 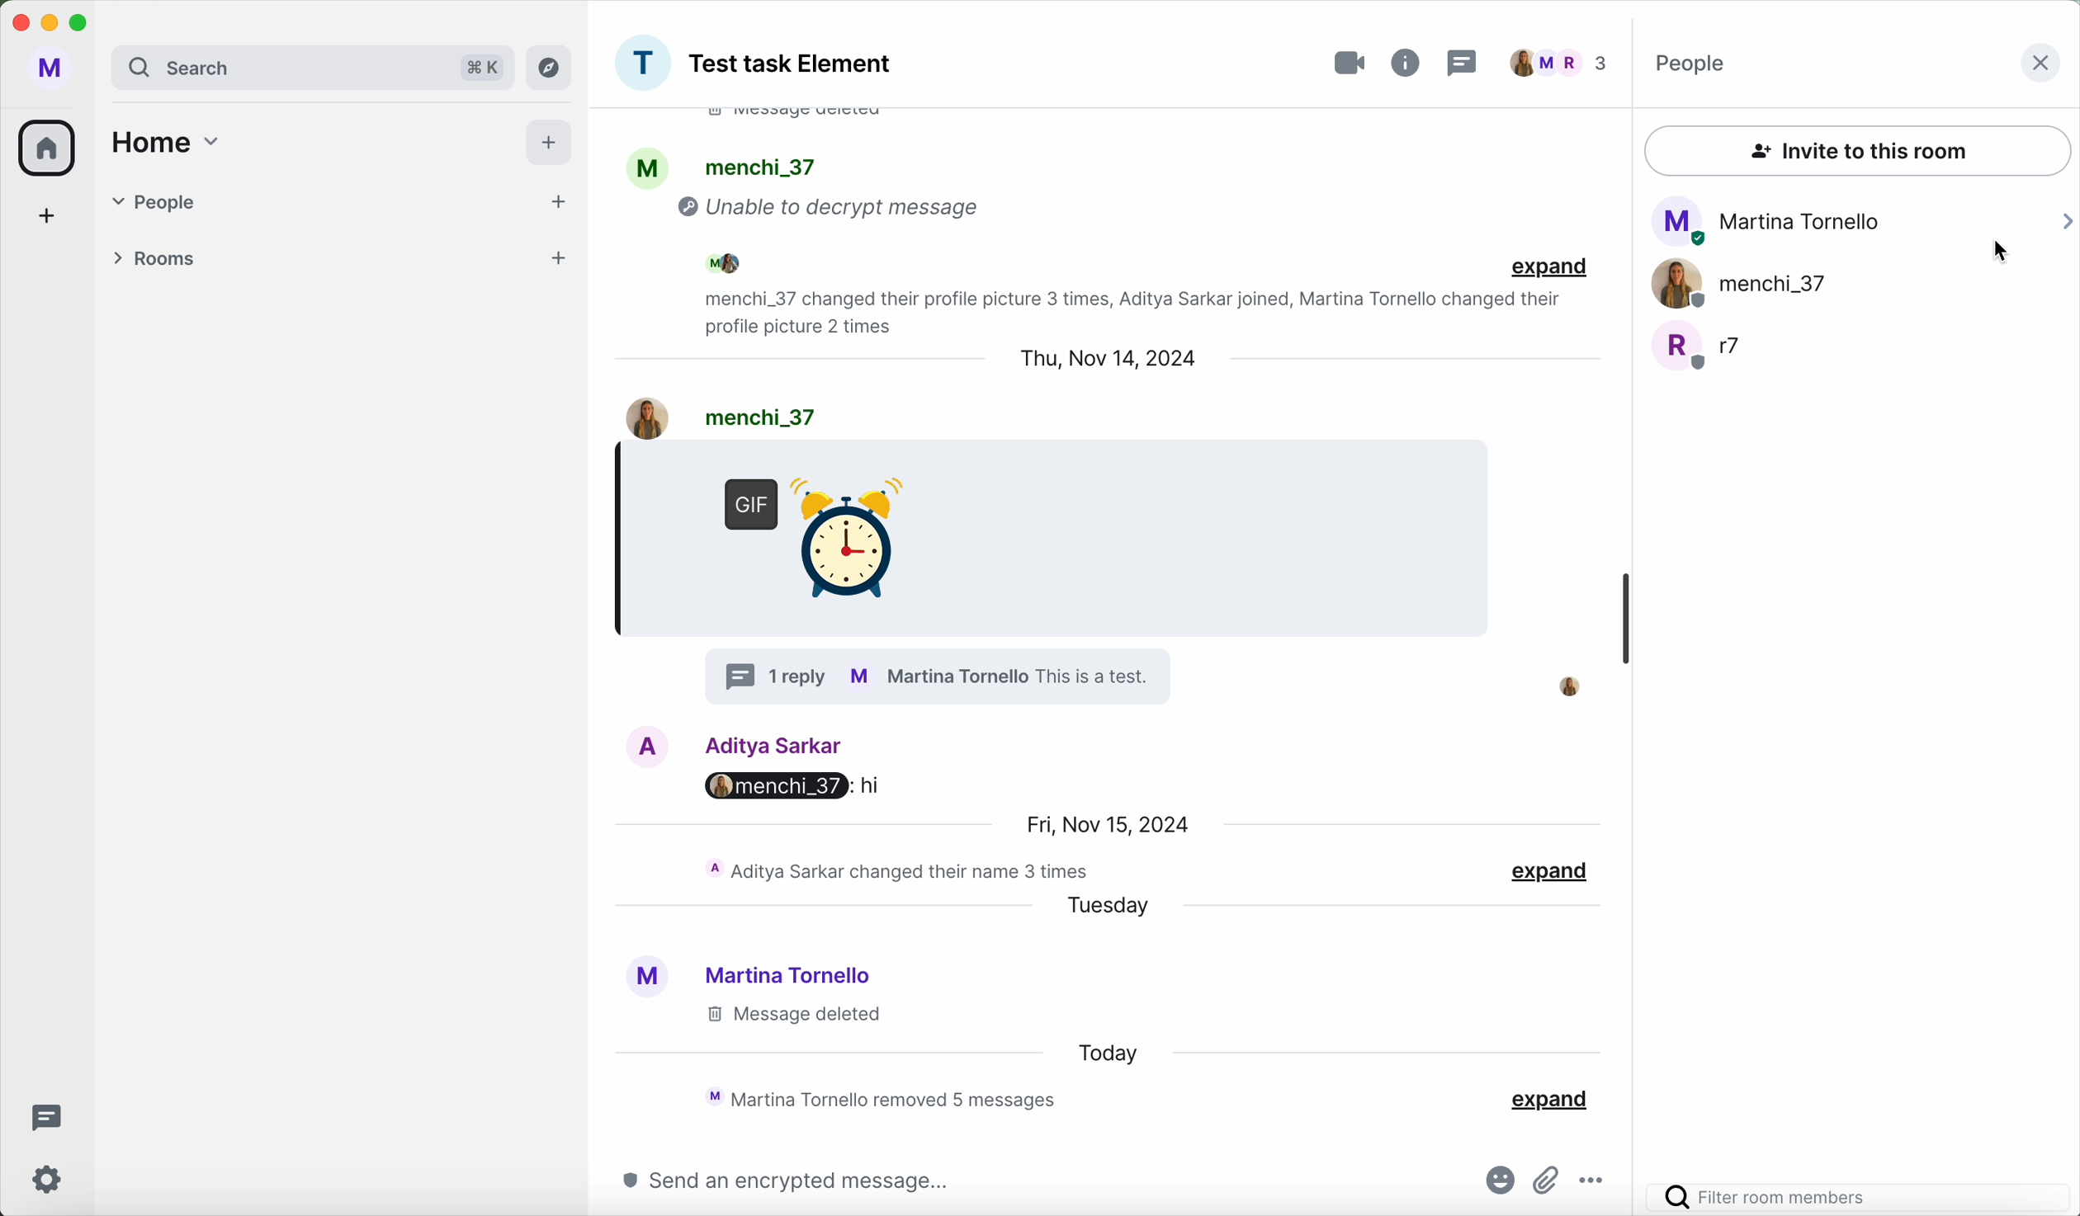 I want to click on expand, so click(x=1548, y=269).